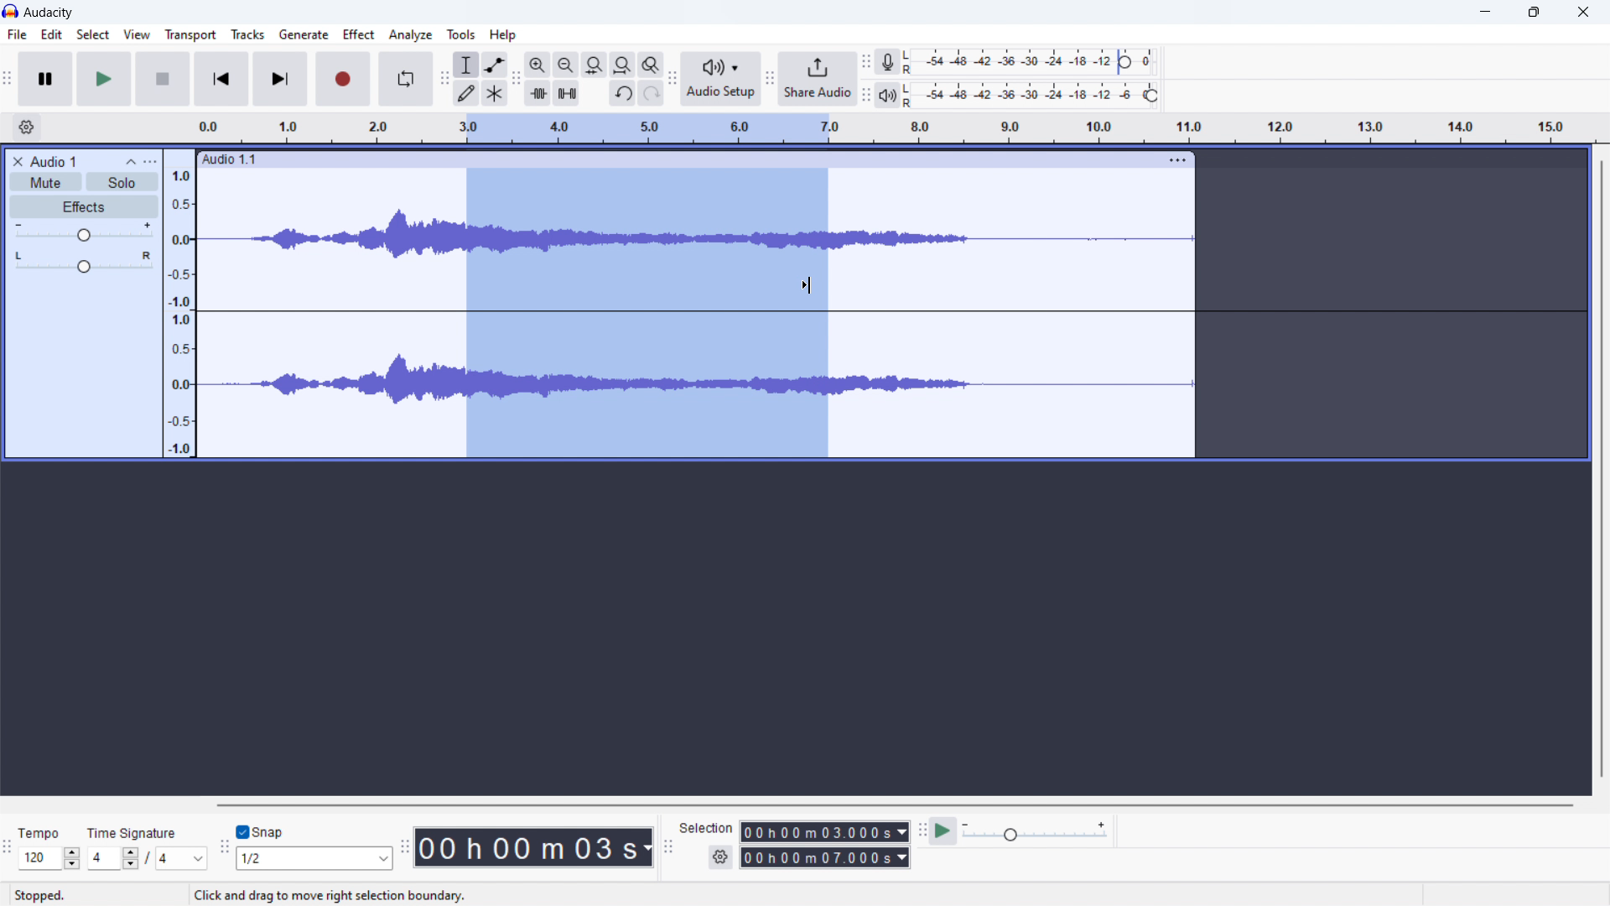  What do you see at coordinates (156, 159) in the screenshot?
I see `more options` at bounding box center [156, 159].